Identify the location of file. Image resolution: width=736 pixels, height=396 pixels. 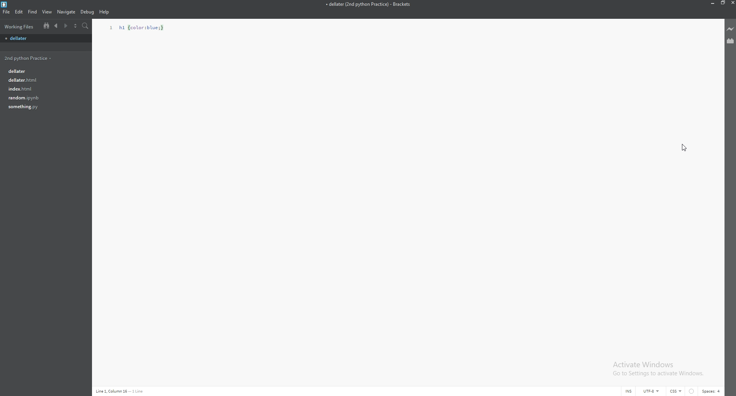
(42, 97).